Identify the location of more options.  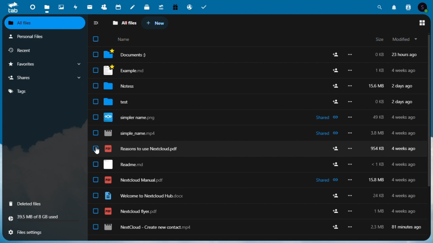
(350, 55).